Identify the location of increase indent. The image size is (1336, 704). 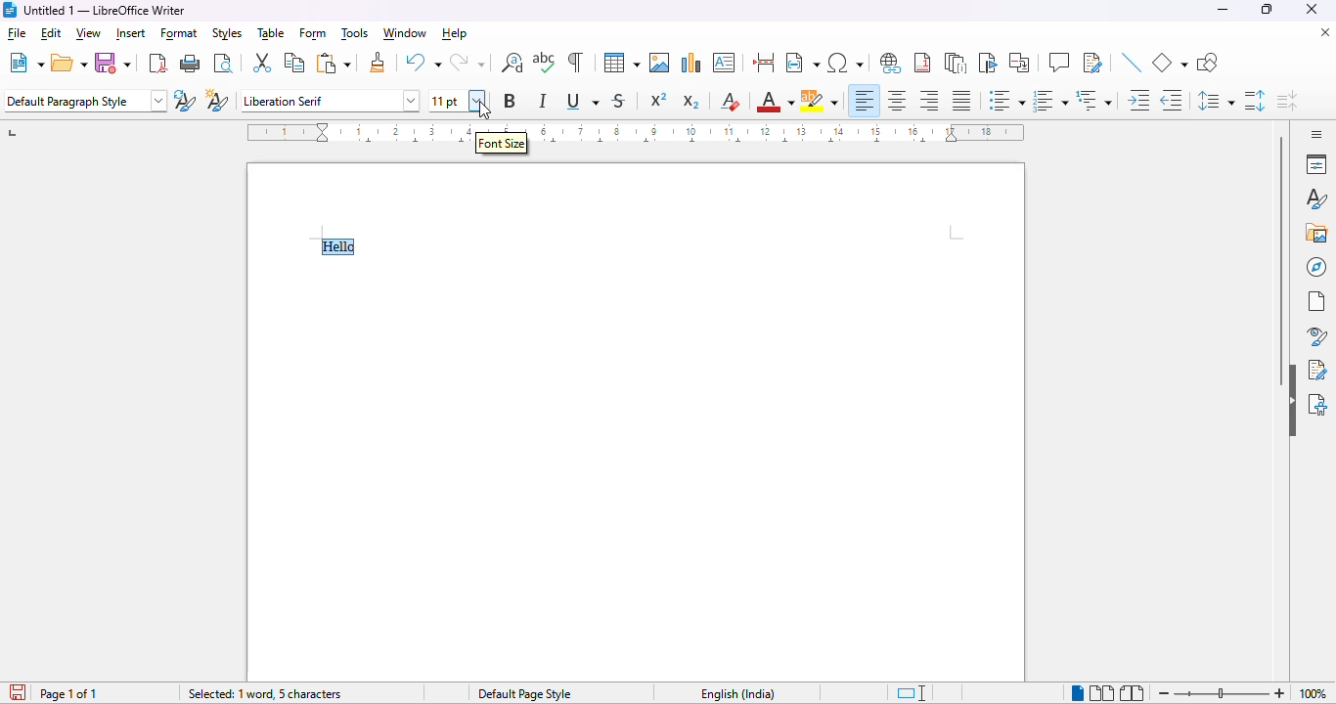
(1139, 101).